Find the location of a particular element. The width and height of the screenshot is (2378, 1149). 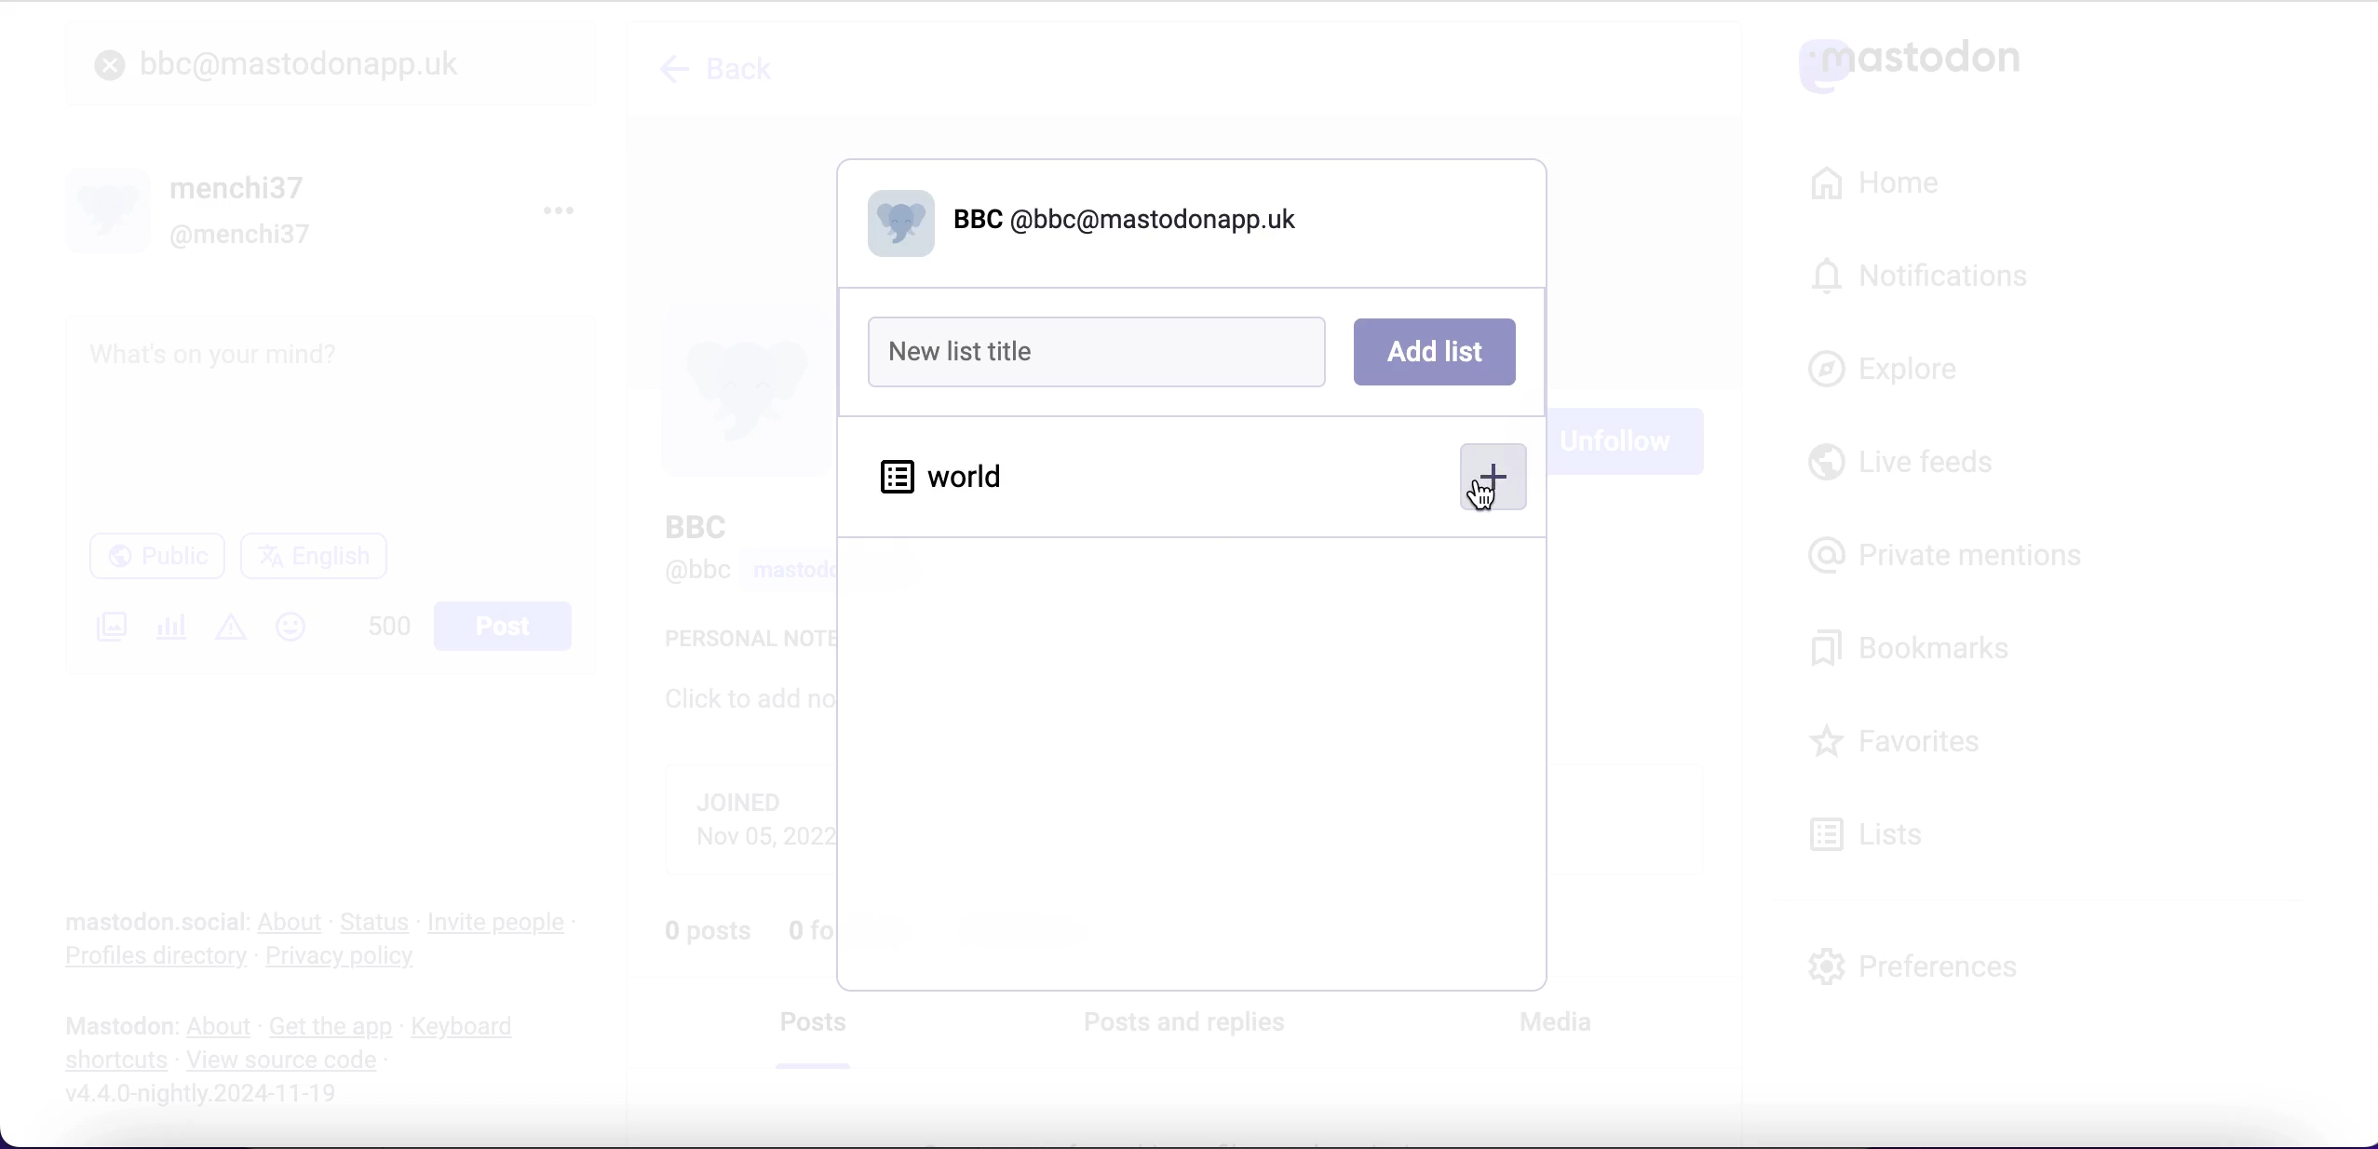

new list title is located at coordinates (1101, 350).